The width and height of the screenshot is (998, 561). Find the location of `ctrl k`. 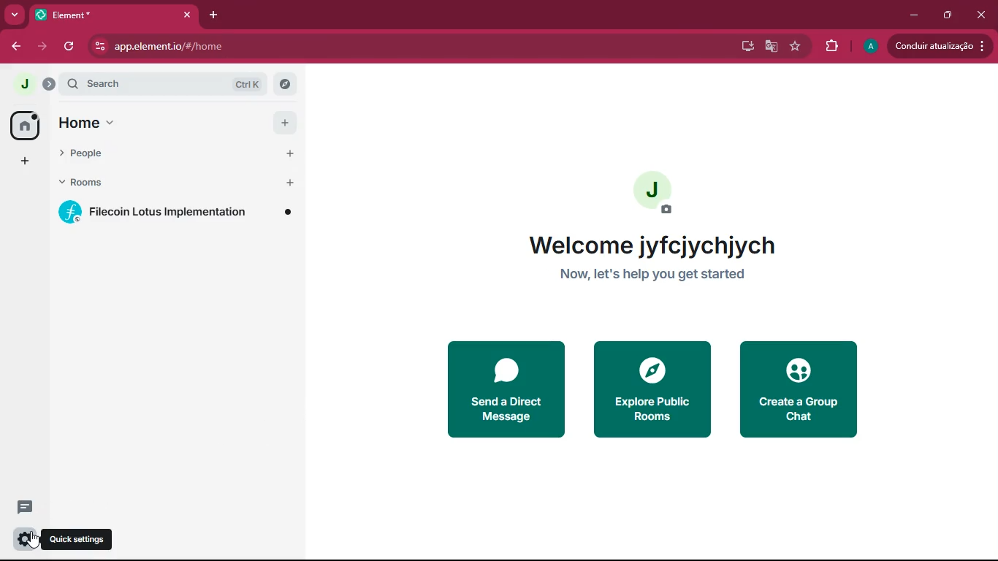

ctrl k is located at coordinates (244, 85).